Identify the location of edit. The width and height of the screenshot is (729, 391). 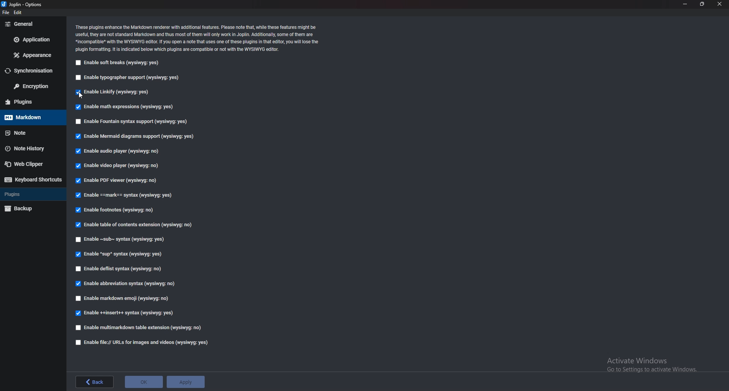
(19, 12).